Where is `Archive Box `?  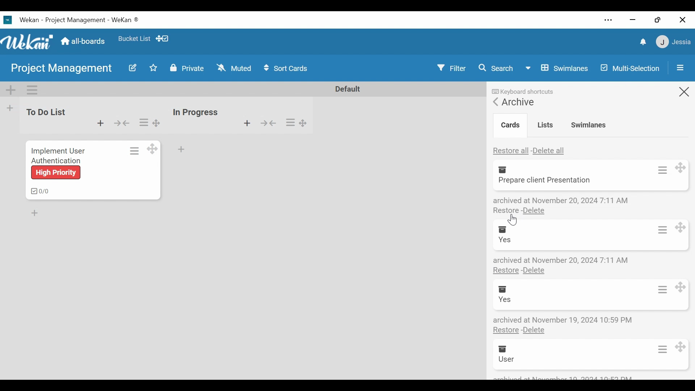
Archive Box  is located at coordinates (500, 289).